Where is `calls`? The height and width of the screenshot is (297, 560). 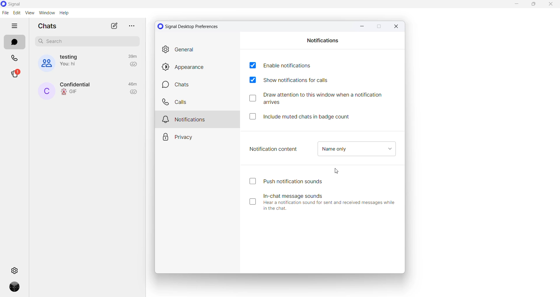 calls is located at coordinates (198, 102).